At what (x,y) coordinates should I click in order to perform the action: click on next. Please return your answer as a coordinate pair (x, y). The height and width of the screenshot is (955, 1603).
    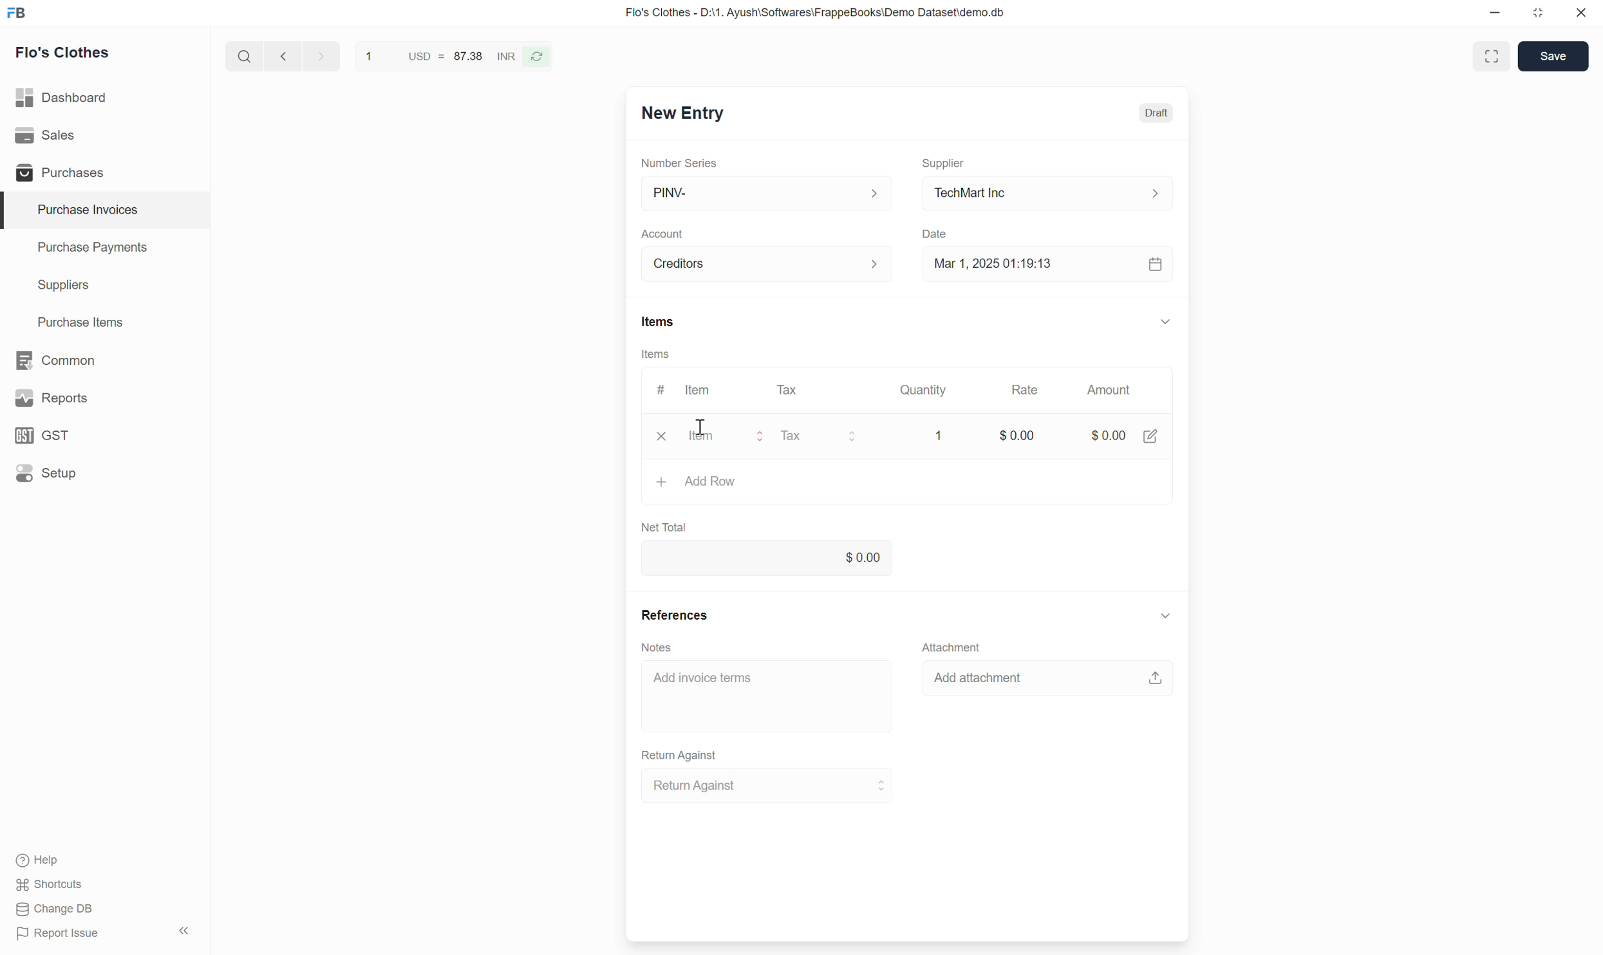
    Looking at the image, I should click on (281, 57).